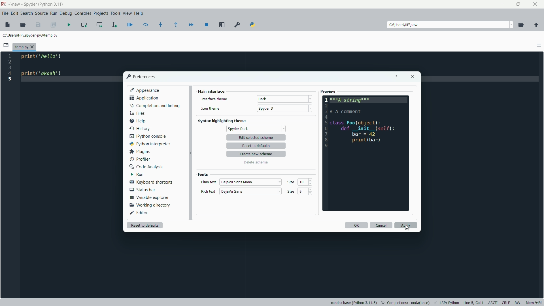 This screenshot has width=544, height=306. I want to click on rich text style, so click(232, 192).